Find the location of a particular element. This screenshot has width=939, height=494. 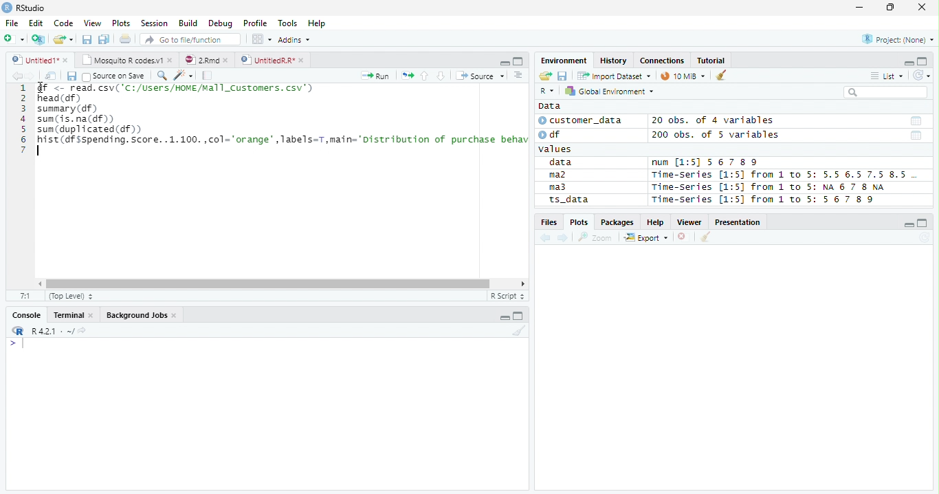

ma3 is located at coordinates (561, 187).